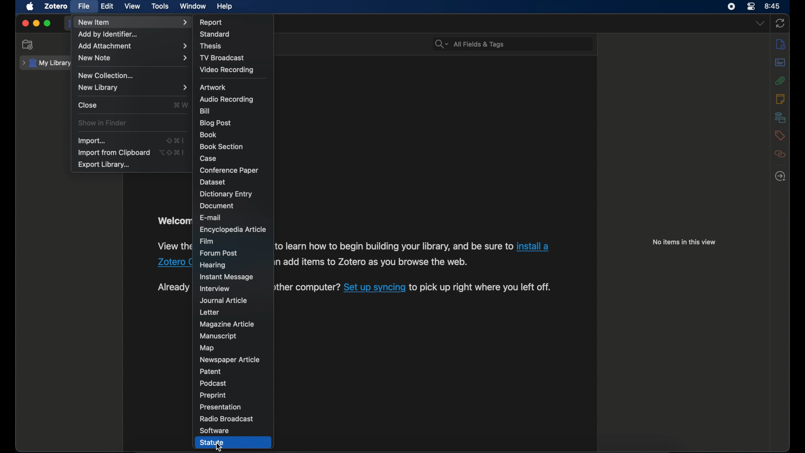 This screenshot has width=805, height=453. What do you see at coordinates (223, 300) in the screenshot?
I see `journal article` at bounding box center [223, 300].